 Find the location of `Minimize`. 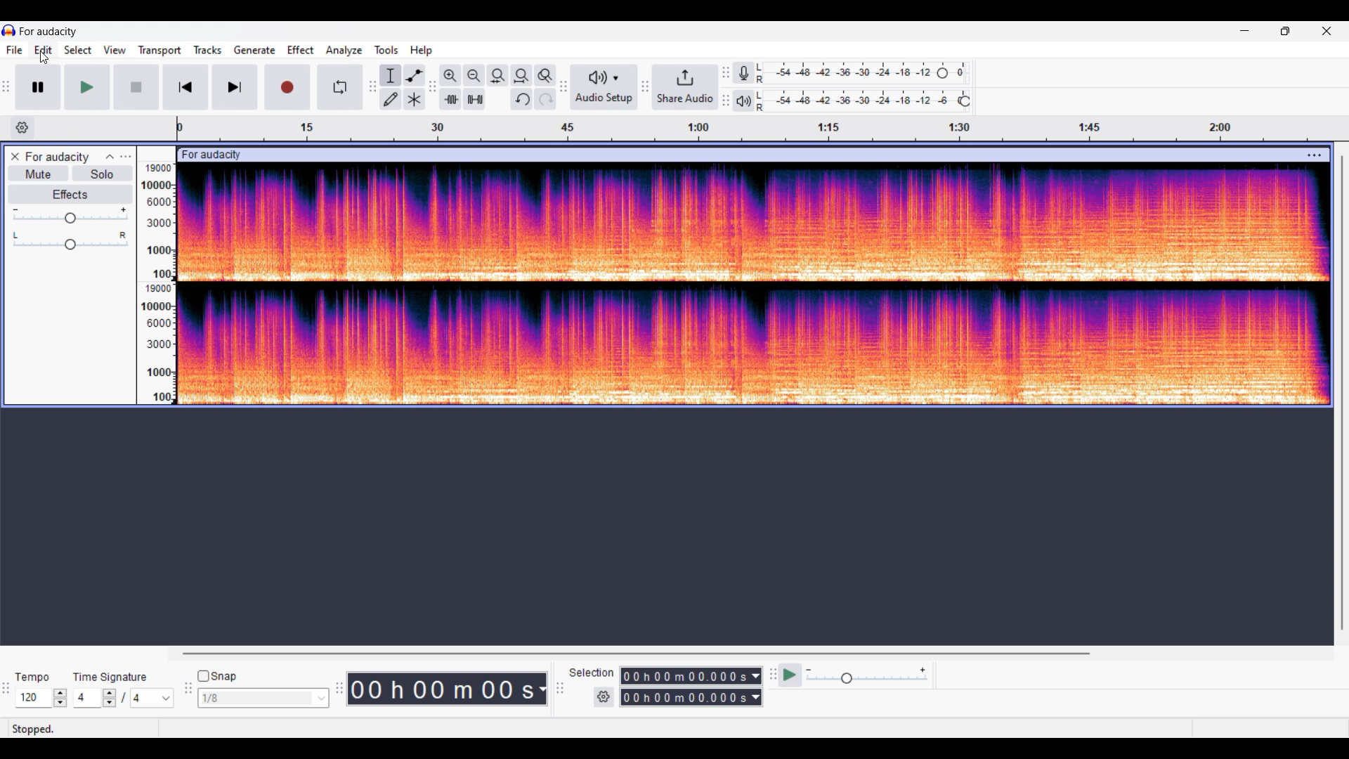

Minimize is located at coordinates (1245, 31).